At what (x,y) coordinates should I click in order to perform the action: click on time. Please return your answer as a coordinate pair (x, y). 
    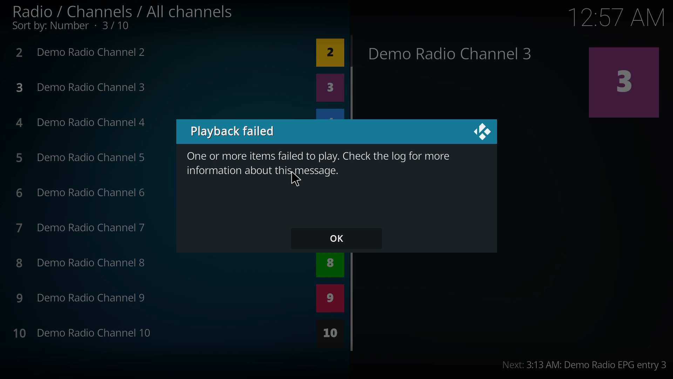
    Looking at the image, I should click on (615, 18).